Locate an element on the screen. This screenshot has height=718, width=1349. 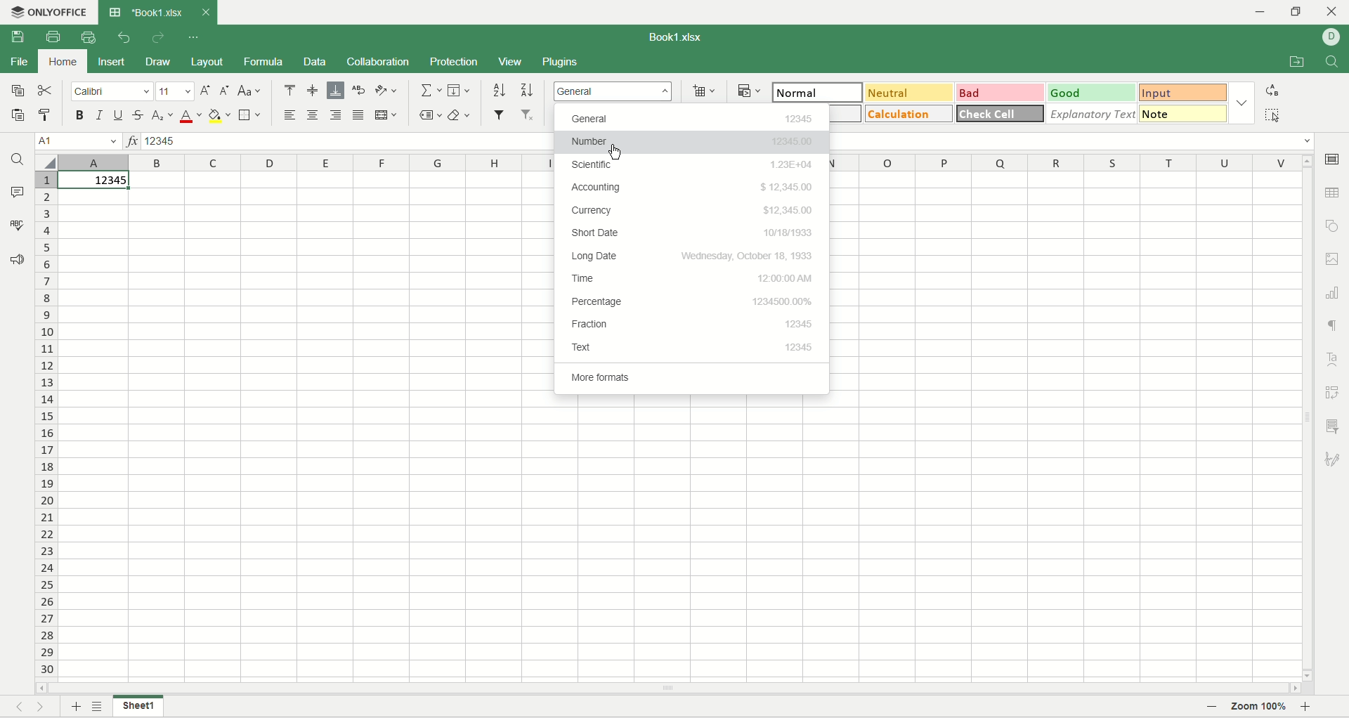
insert  is located at coordinates (112, 64).